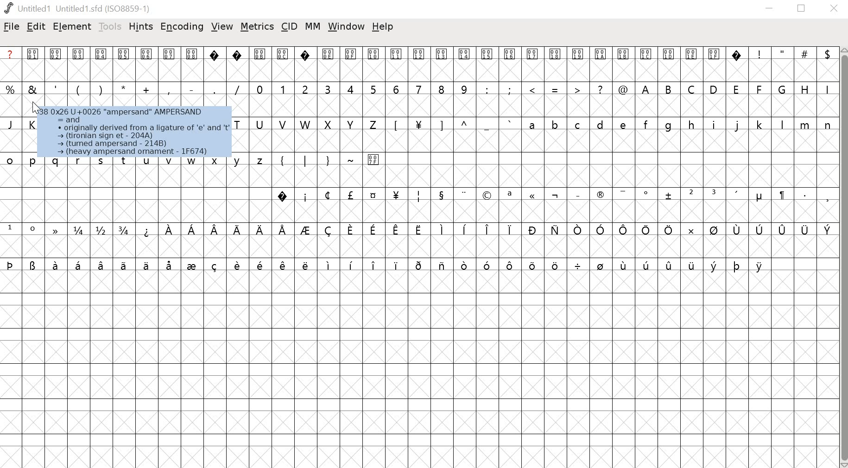  Describe the element at coordinates (692, 124) in the screenshot. I see `h` at that location.